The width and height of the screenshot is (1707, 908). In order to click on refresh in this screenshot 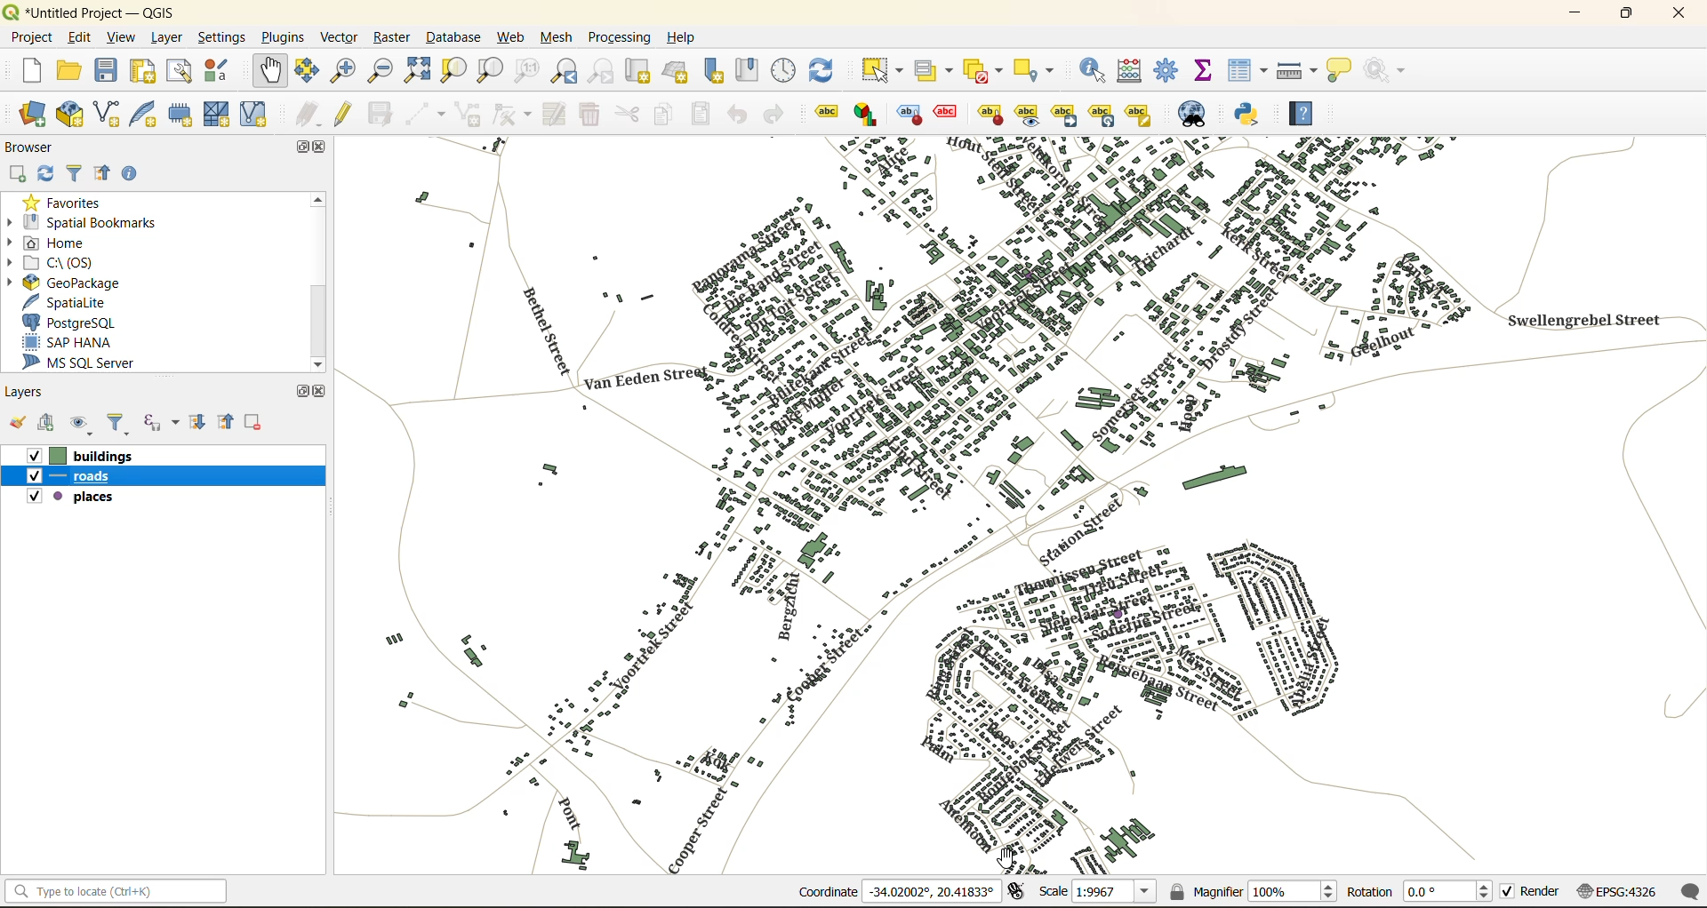, I will do `click(828, 71)`.